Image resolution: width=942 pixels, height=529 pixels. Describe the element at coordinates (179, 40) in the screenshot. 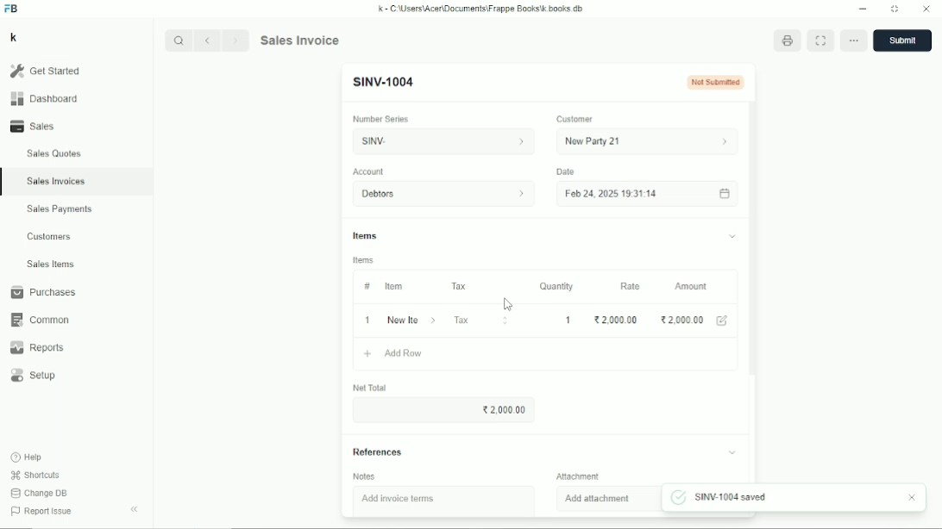

I see `Search` at that location.